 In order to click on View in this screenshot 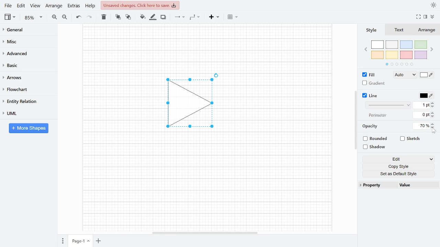, I will do `click(35, 5)`.